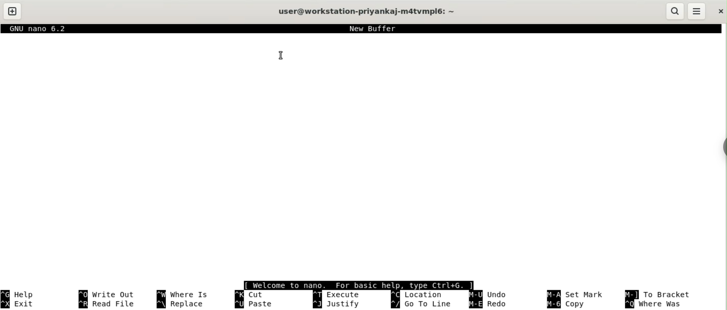  Describe the element at coordinates (108, 304) in the screenshot. I see `read file` at that location.